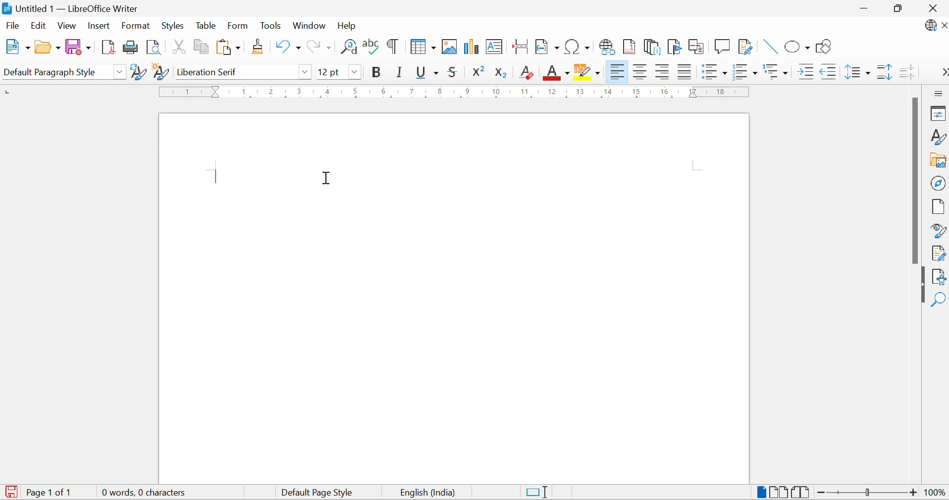  Describe the element at coordinates (519, 46) in the screenshot. I see `Insert Page Break` at that location.